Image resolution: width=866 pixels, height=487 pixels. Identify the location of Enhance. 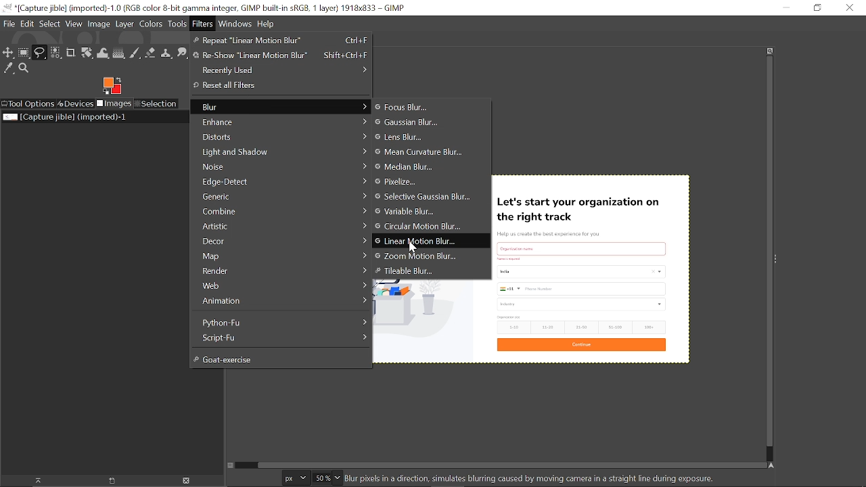
(281, 121).